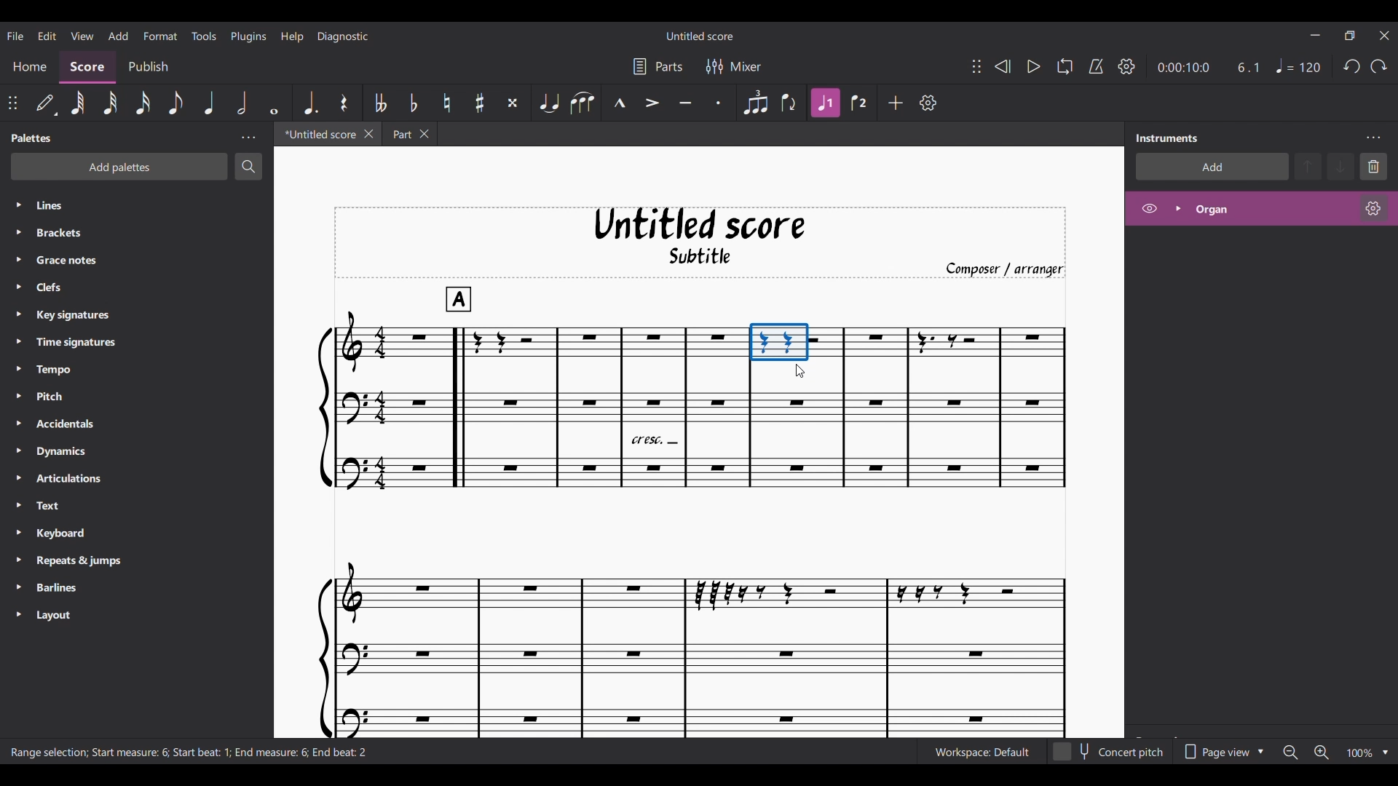 The width and height of the screenshot is (1398, 786). I want to click on Move selection down, so click(1340, 167).